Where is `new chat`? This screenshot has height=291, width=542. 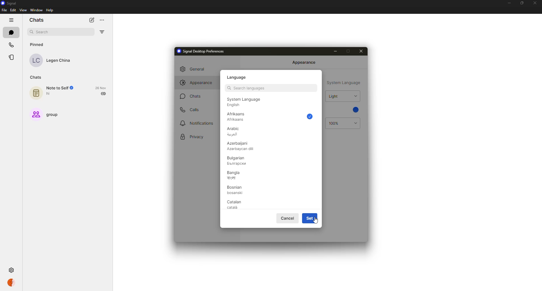
new chat is located at coordinates (92, 20).